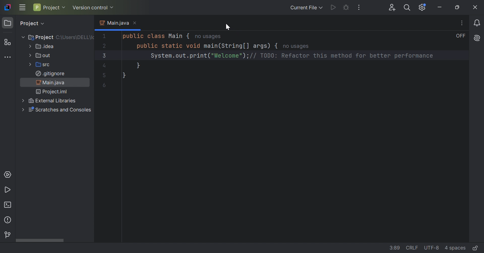  What do you see at coordinates (103, 56) in the screenshot?
I see `3` at bounding box center [103, 56].